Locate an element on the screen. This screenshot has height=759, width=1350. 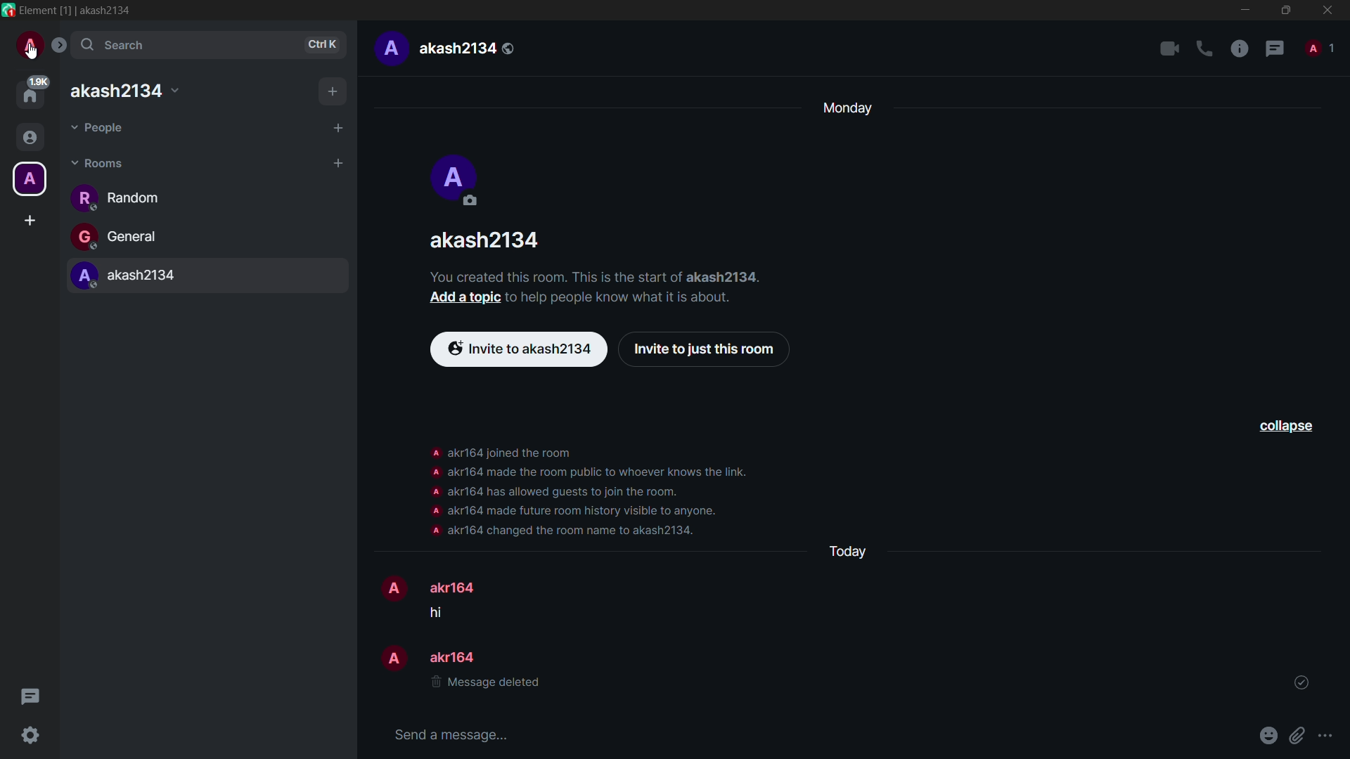
message deleted is located at coordinates (486, 685).